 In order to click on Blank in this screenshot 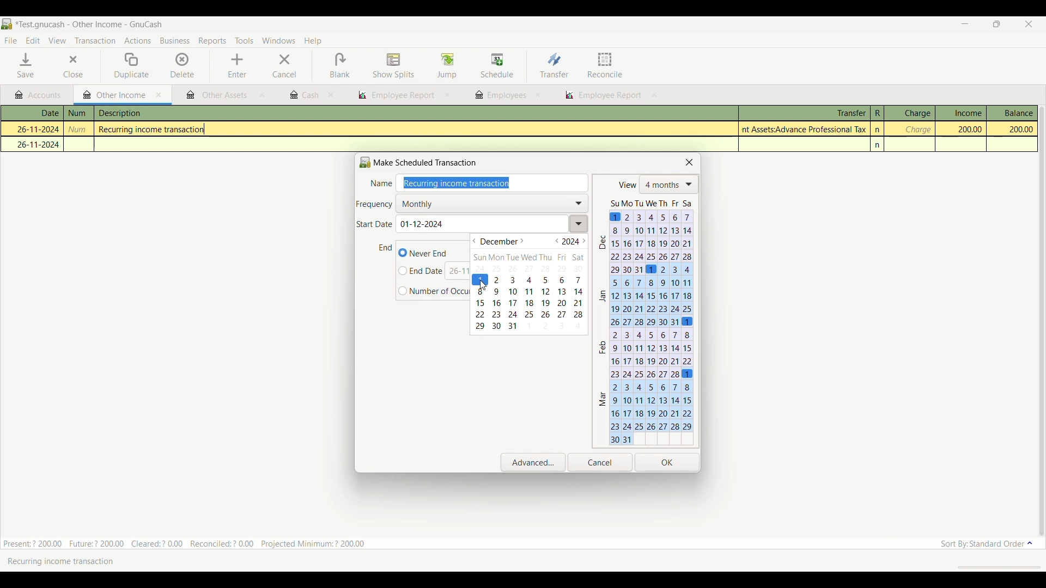, I will do `click(339, 66)`.